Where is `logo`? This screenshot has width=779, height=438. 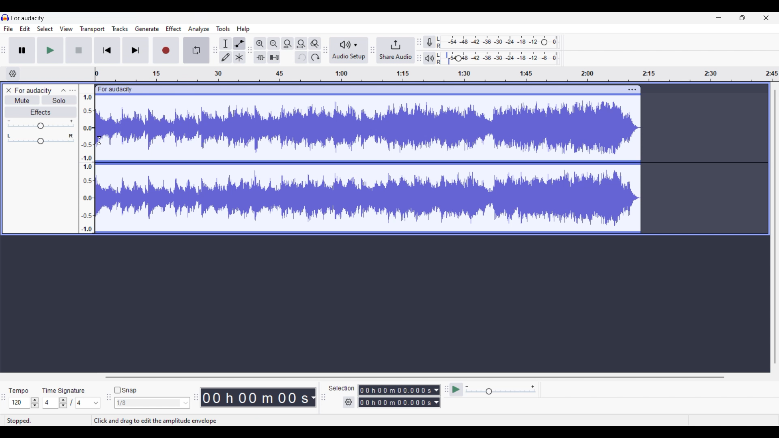
logo is located at coordinates (5, 17).